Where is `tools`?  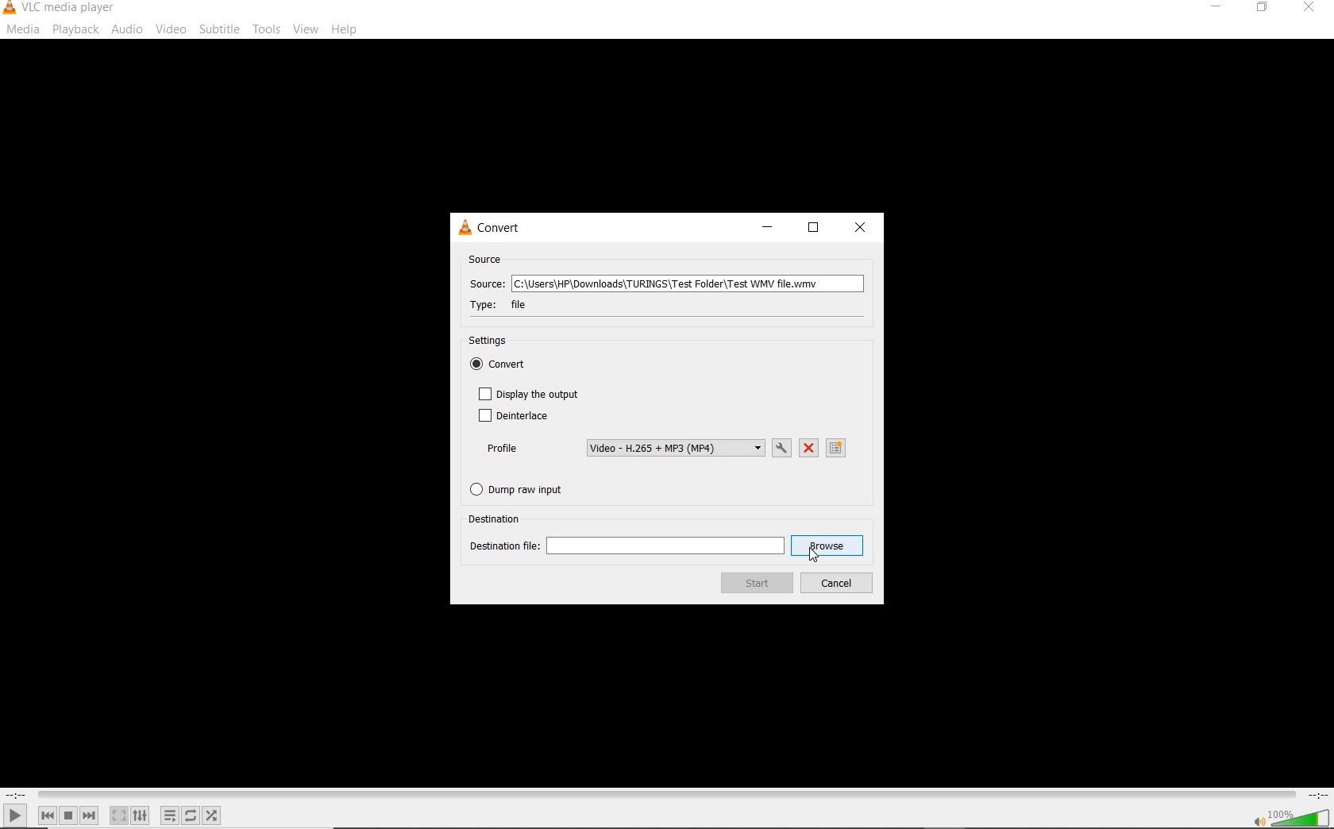
tools is located at coordinates (265, 27).